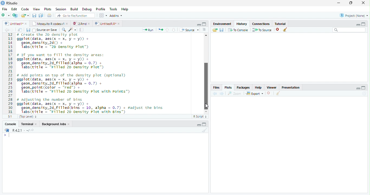 The image size is (370, 195). I want to click on ‘Mosquito R codes.v1, so click(48, 24).